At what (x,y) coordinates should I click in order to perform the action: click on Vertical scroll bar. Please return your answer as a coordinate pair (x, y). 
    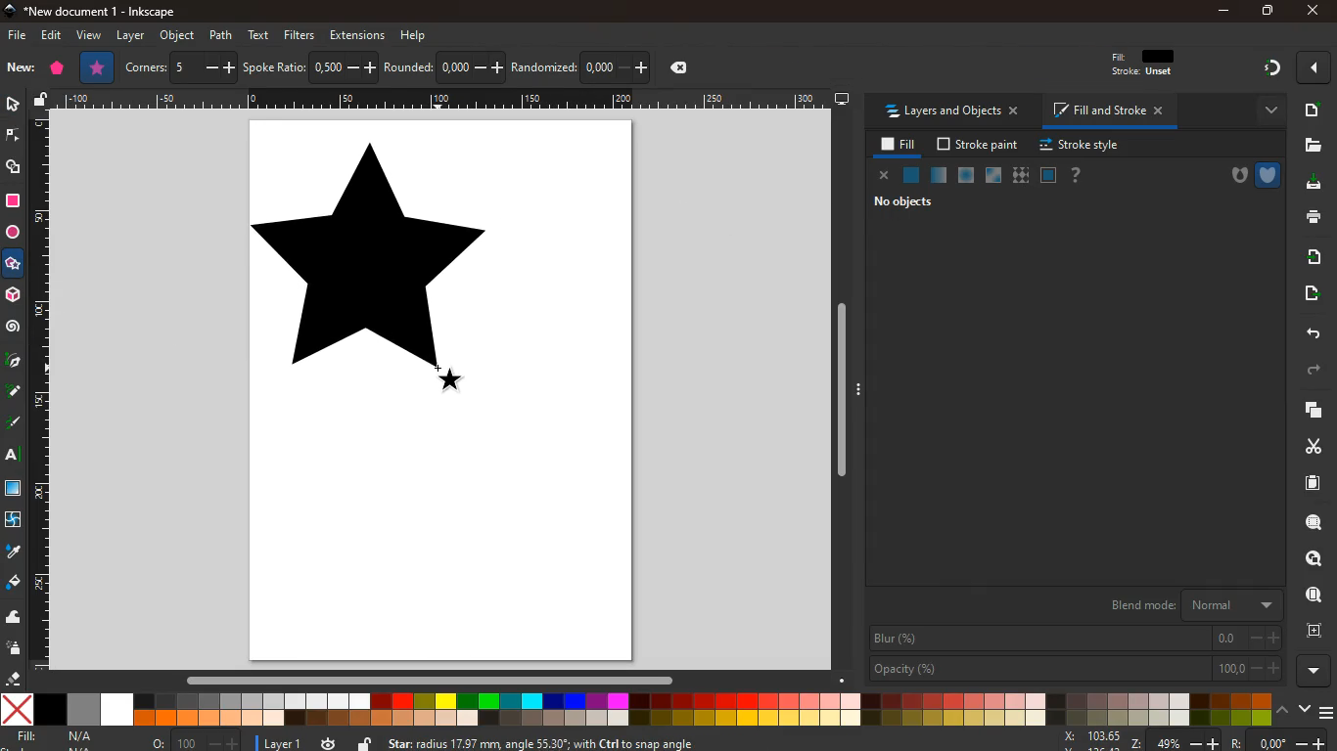
    Looking at the image, I should click on (845, 393).